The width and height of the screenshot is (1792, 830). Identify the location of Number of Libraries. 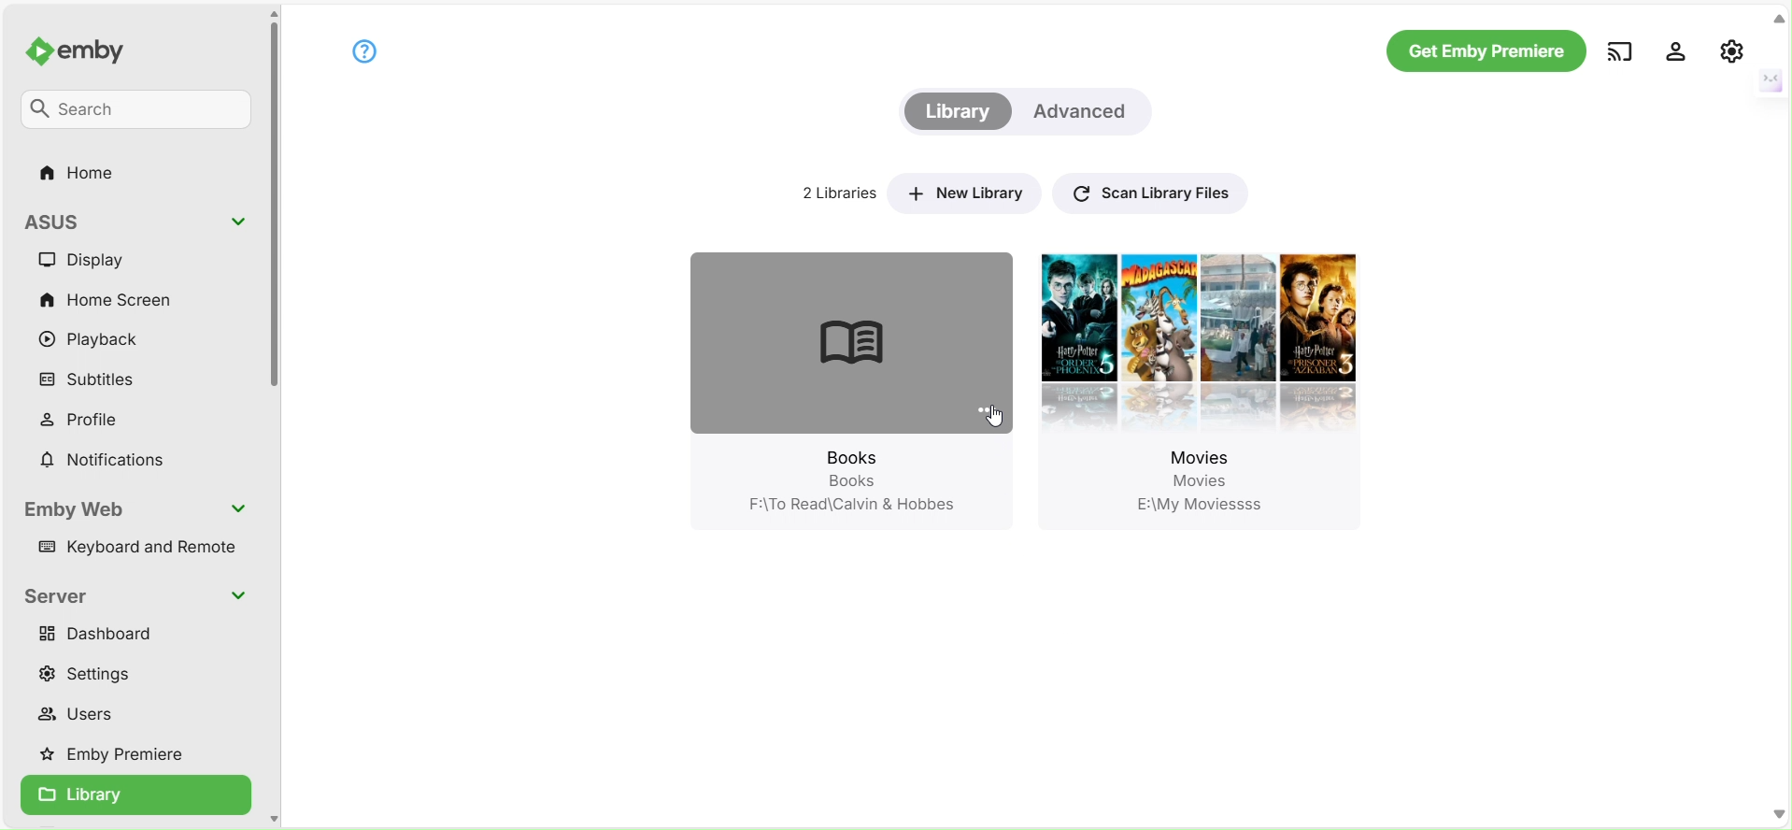
(832, 193).